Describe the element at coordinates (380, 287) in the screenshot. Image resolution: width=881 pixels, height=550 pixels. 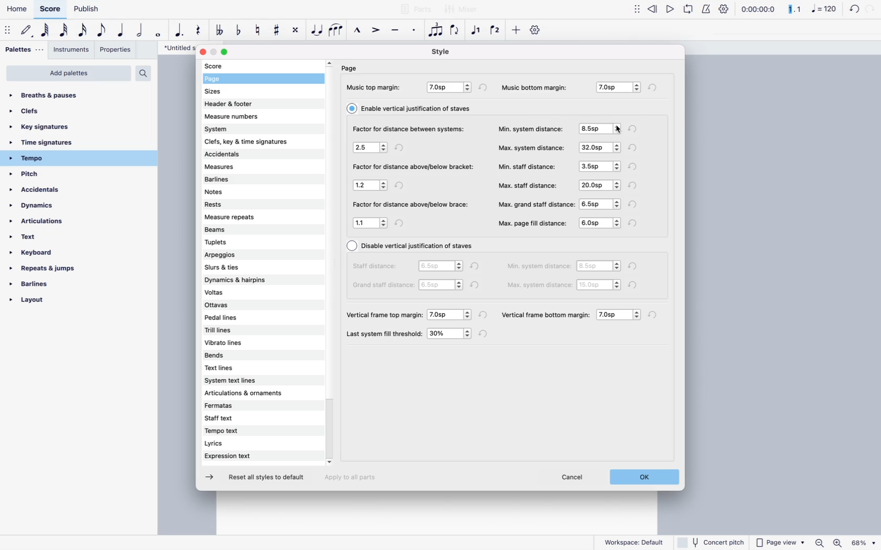
I see `grand staff distance` at that location.